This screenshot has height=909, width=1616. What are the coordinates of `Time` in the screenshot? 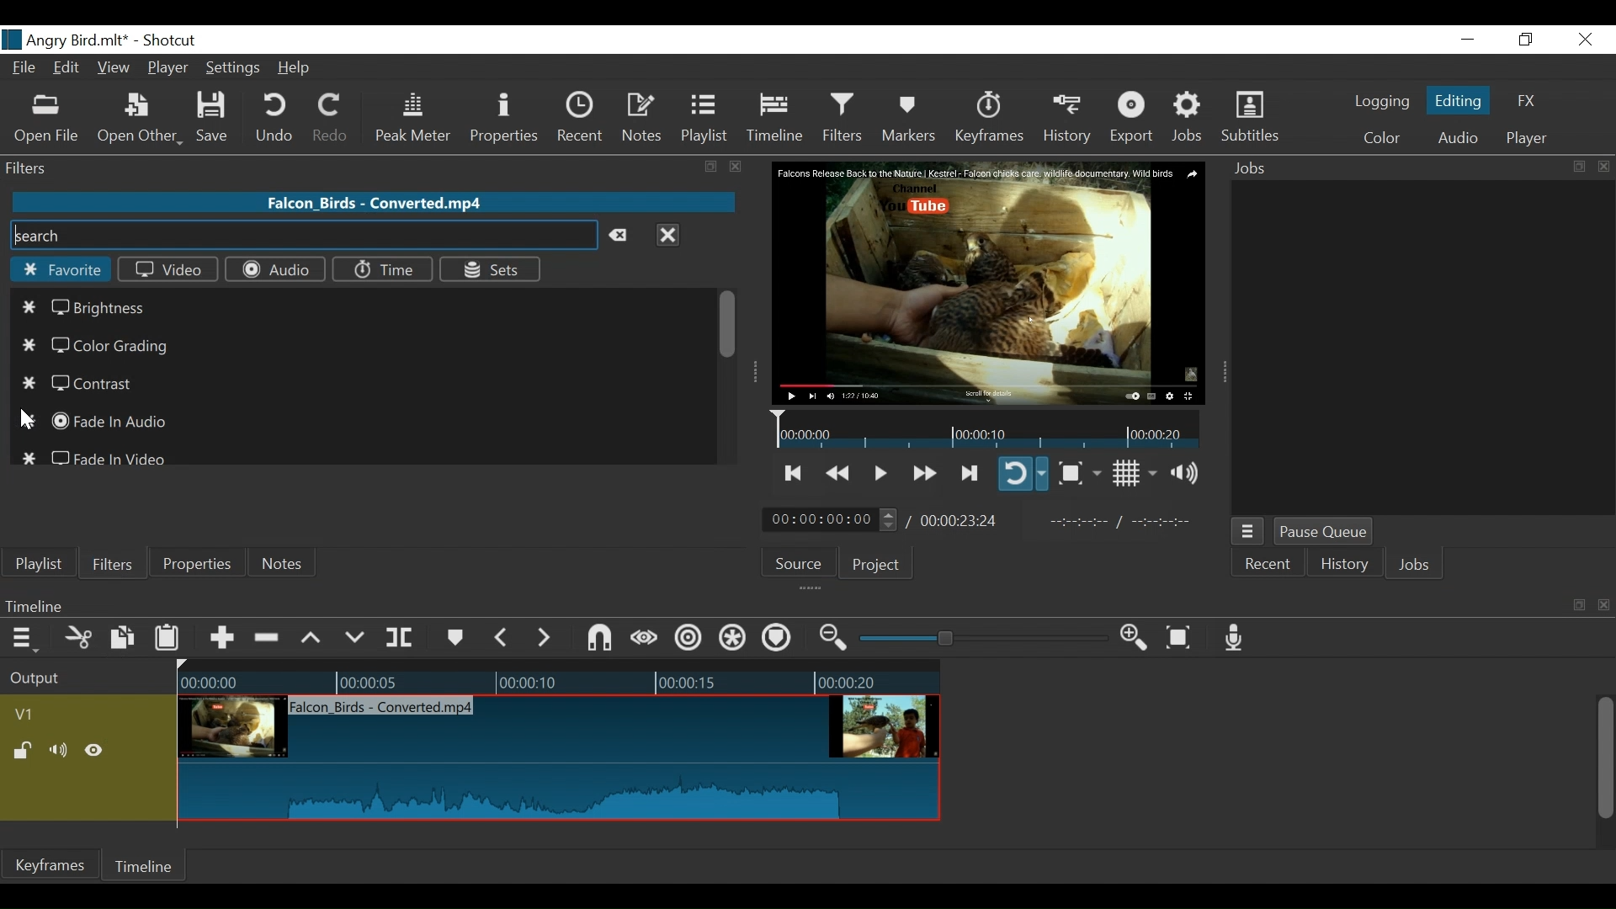 It's located at (381, 269).